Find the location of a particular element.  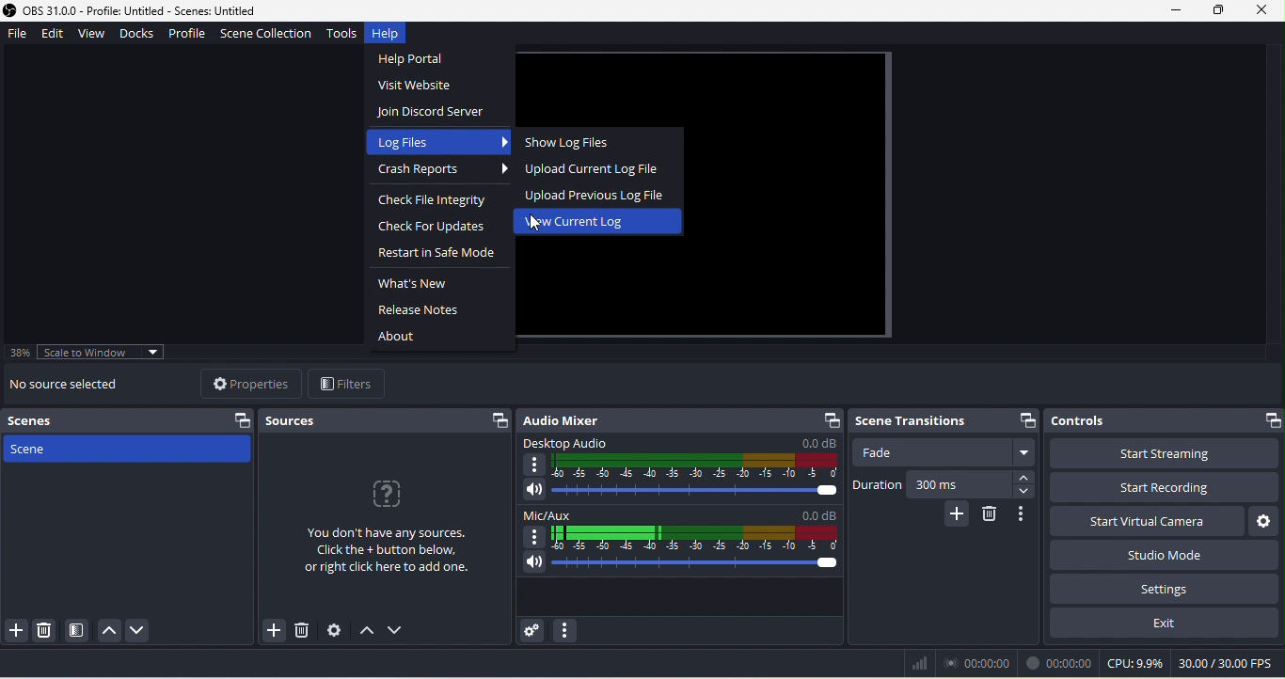

bars is located at coordinates (918, 663).